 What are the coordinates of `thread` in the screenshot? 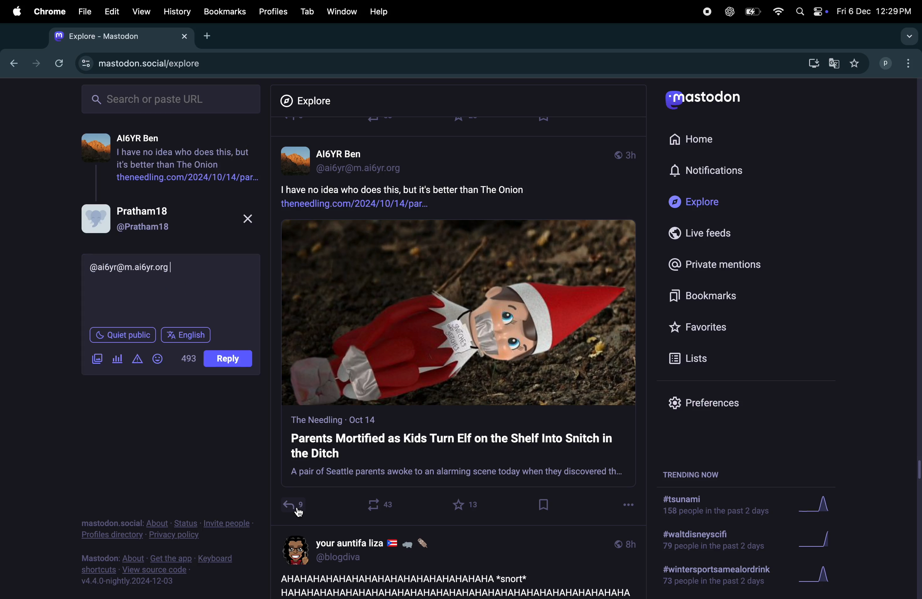 It's located at (172, 153).